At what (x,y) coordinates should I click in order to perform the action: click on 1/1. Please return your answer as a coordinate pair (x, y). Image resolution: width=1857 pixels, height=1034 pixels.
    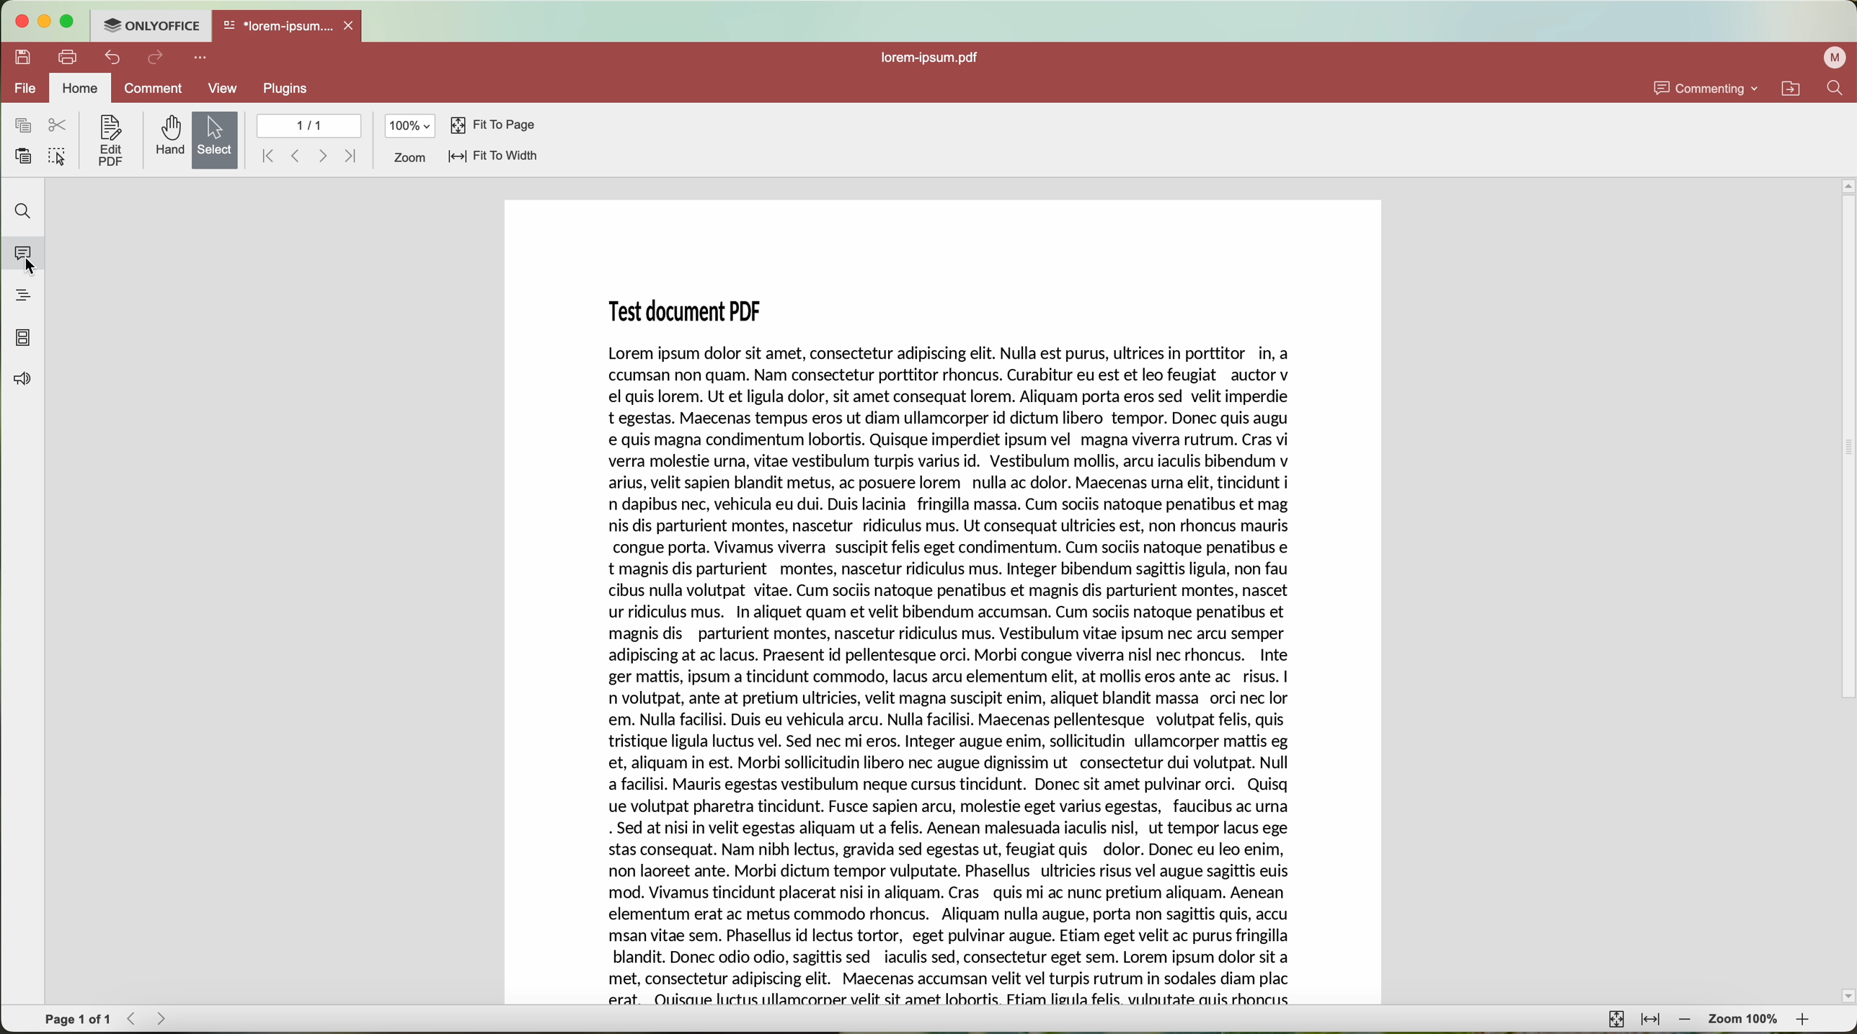
    Looking at the image, I should click on (308, 125).